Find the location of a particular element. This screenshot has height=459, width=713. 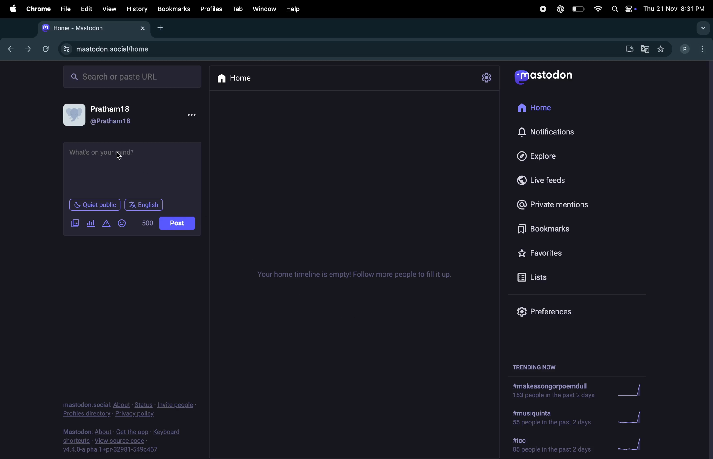

downloads is located at coordinates (627, 49).